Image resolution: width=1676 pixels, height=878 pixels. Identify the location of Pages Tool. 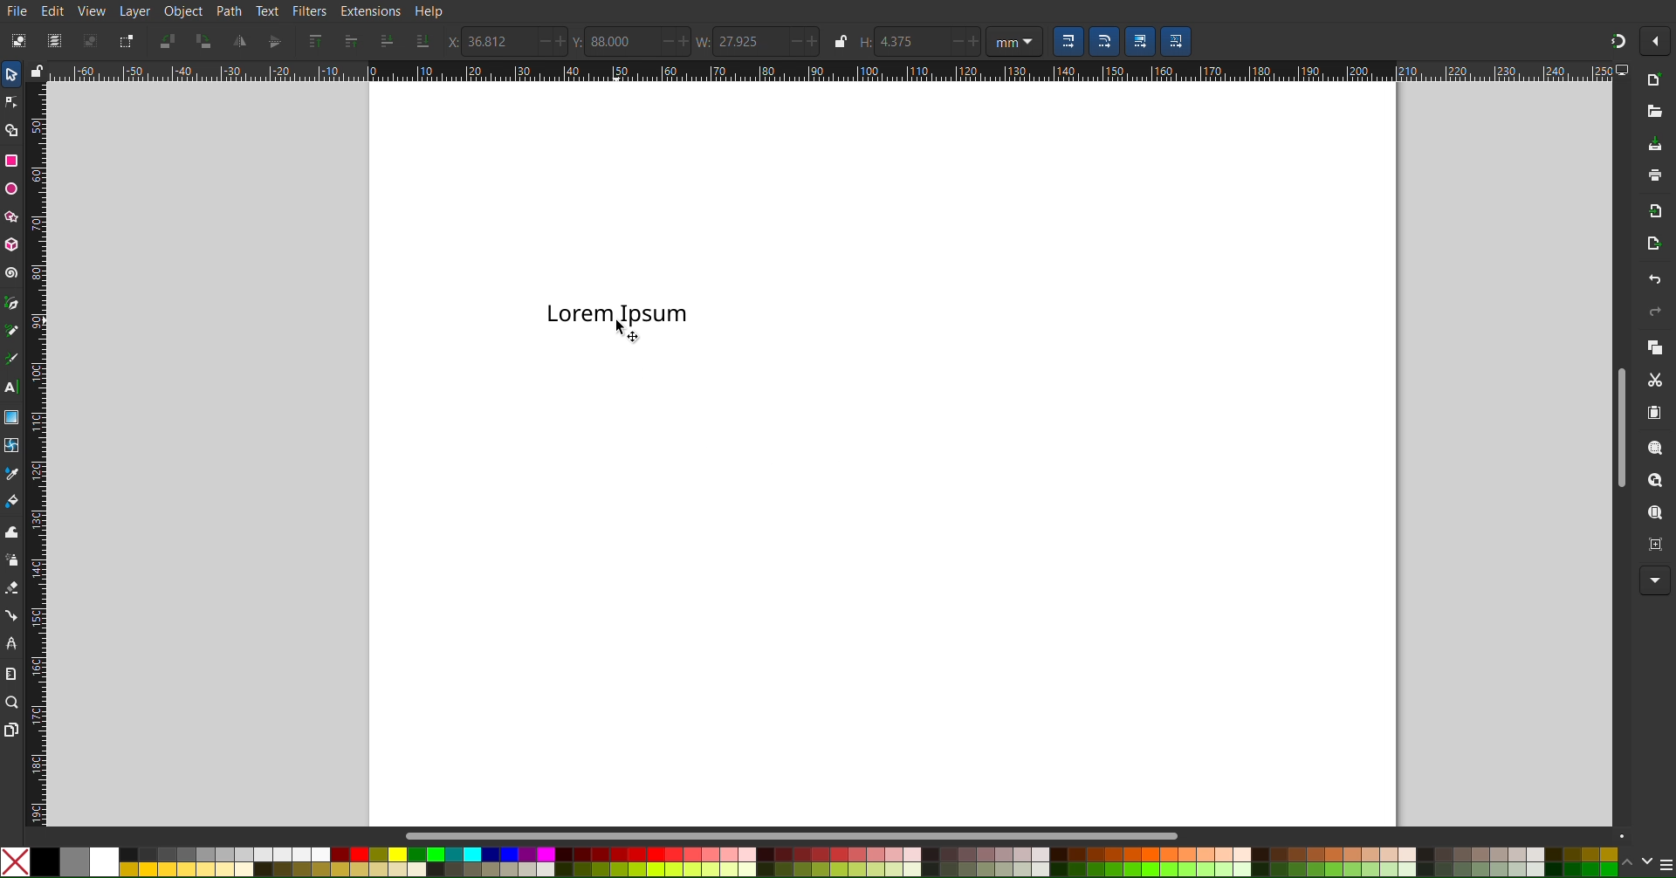
(11, 730).